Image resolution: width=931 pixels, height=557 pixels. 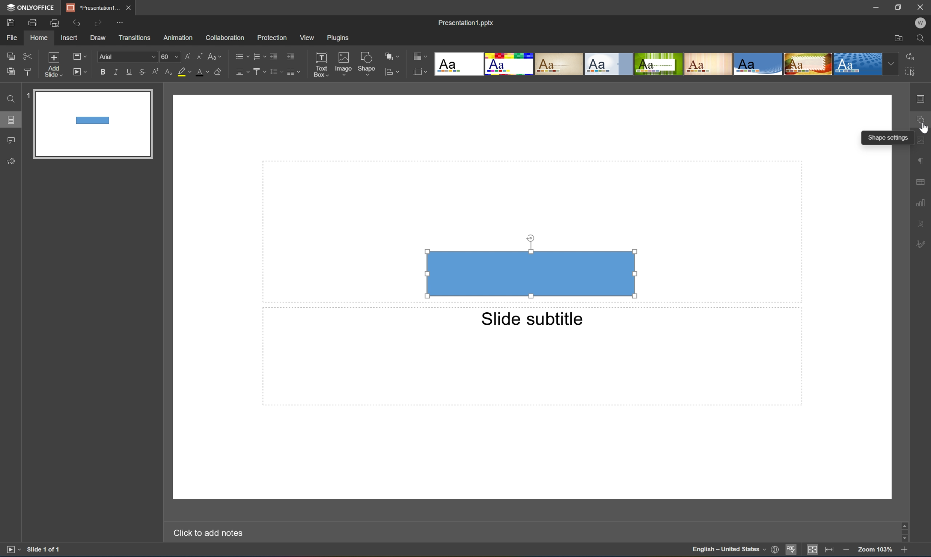 I want to click on Fit to slide, so click(x=814, y=551).